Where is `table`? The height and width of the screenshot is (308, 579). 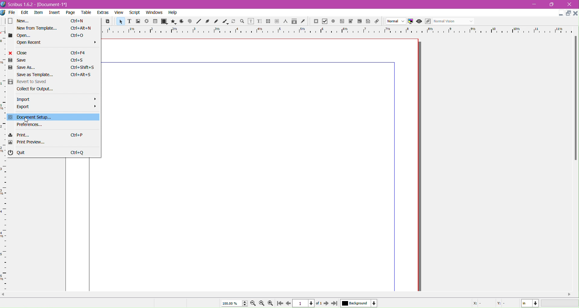 table is located at coordinates (155, 21).